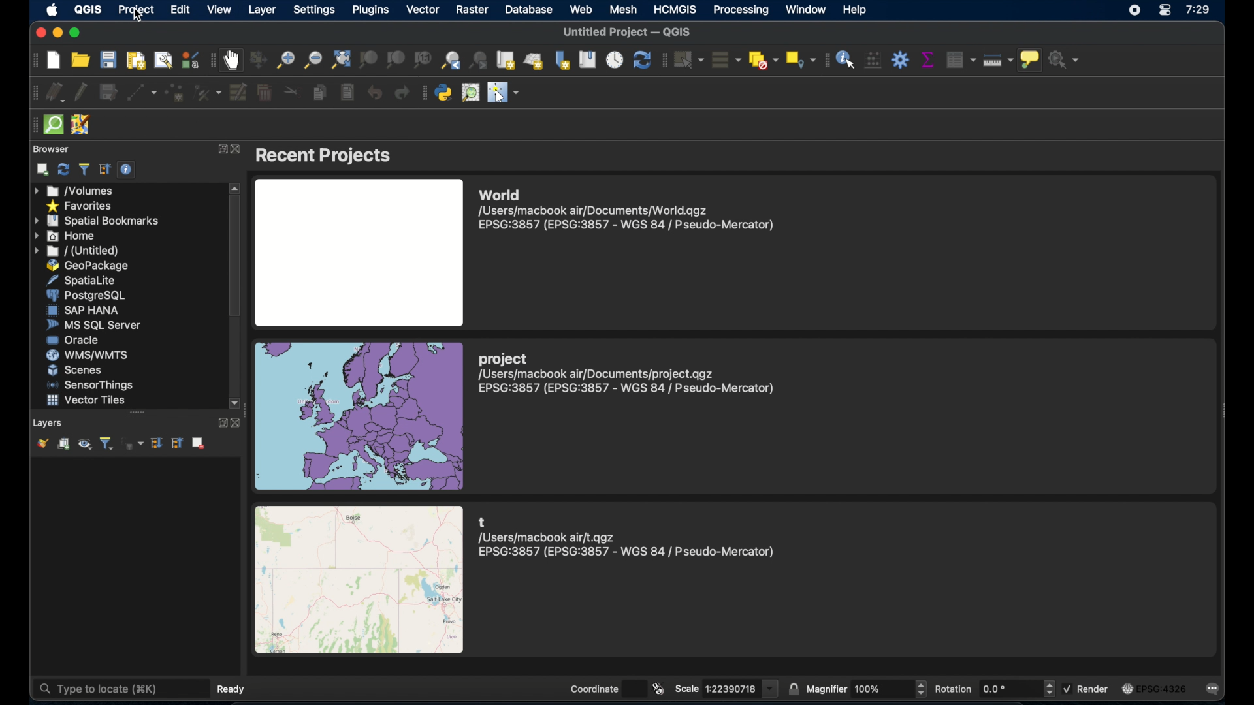 This screenshot has height=705, width=1254. Describe the element at coordinates (265, 93) in the screenshot. I see `delete selected` at that location.